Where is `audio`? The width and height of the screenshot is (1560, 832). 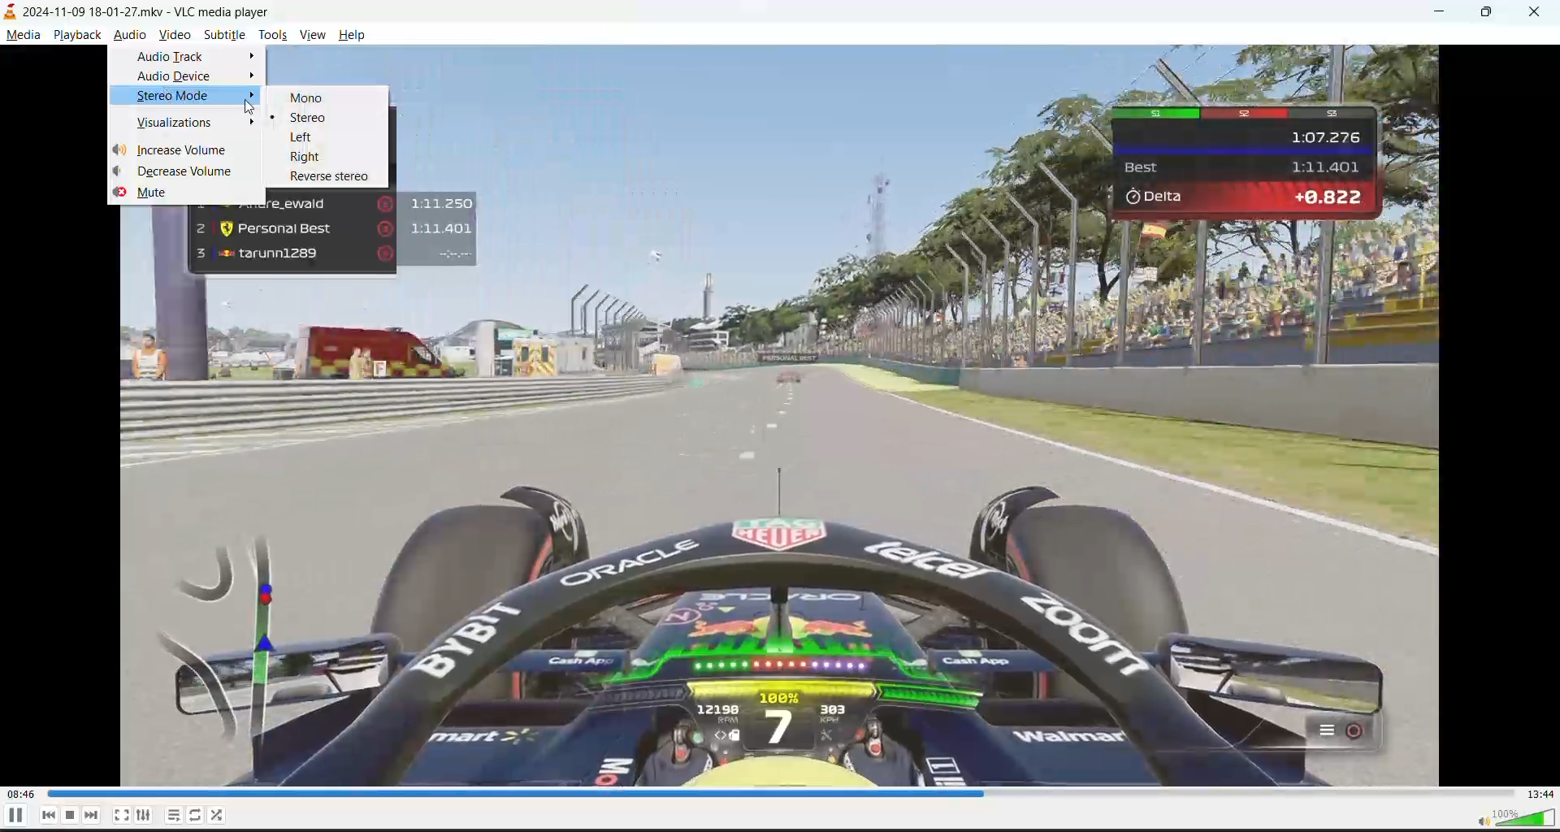 audio is located at coordinates (127, 33).